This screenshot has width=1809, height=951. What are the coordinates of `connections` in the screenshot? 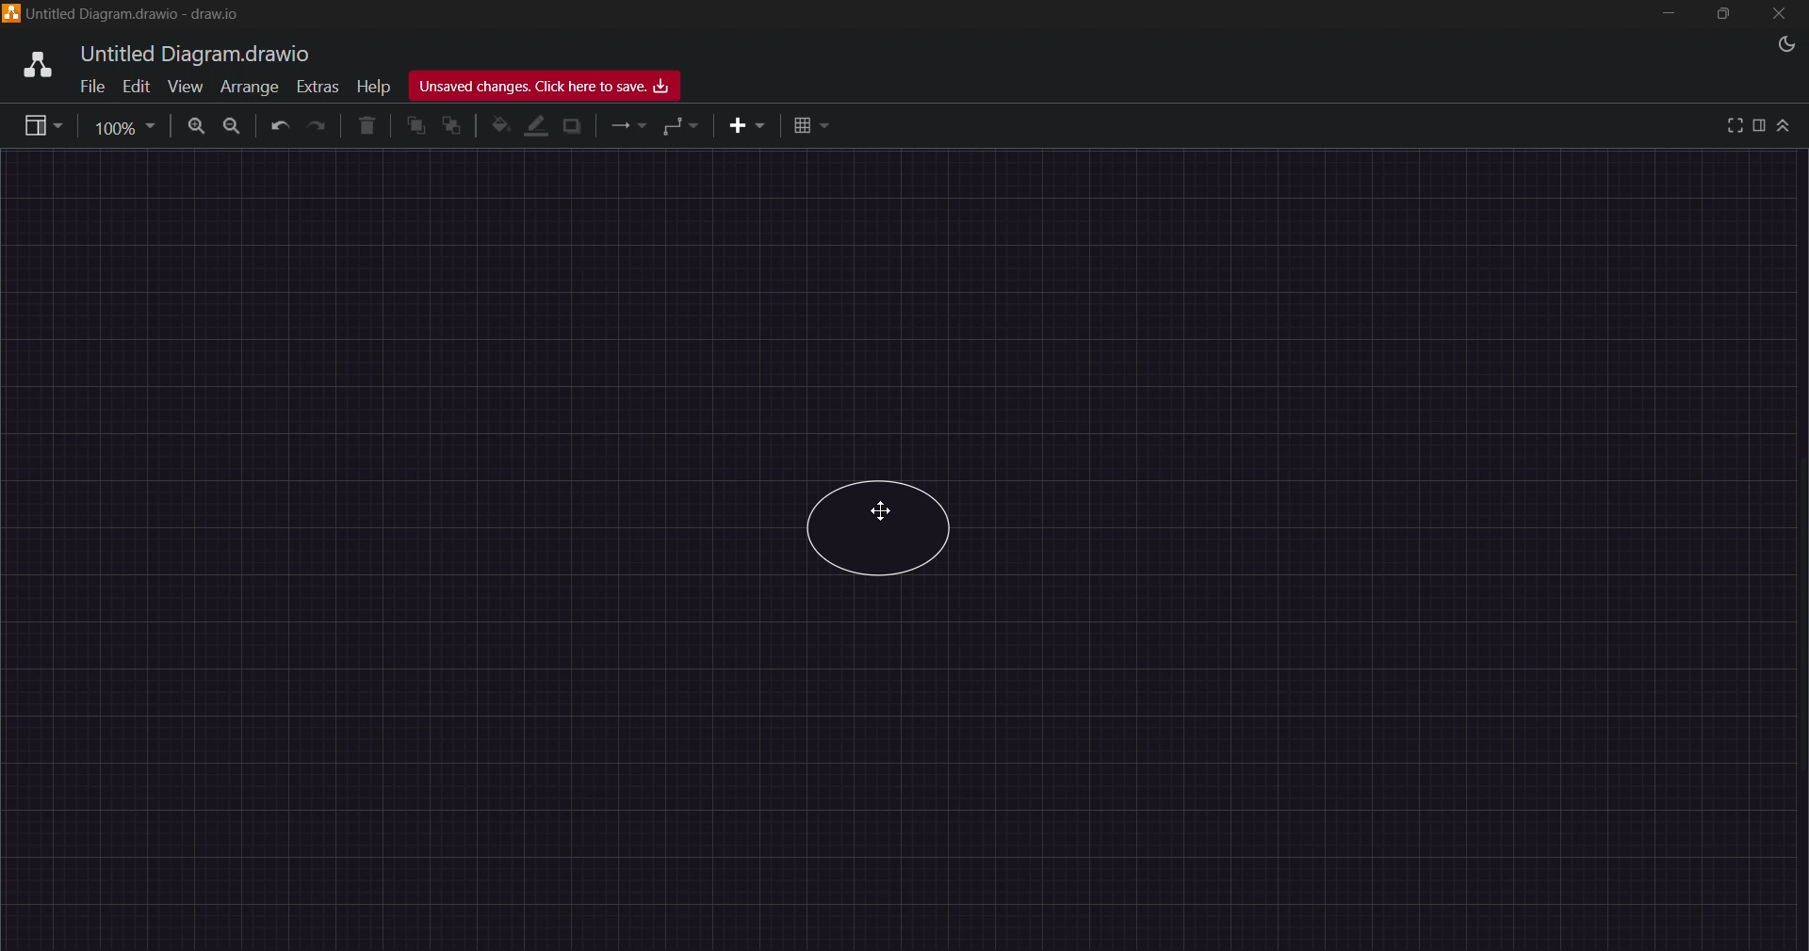 It's located at (629, 127).